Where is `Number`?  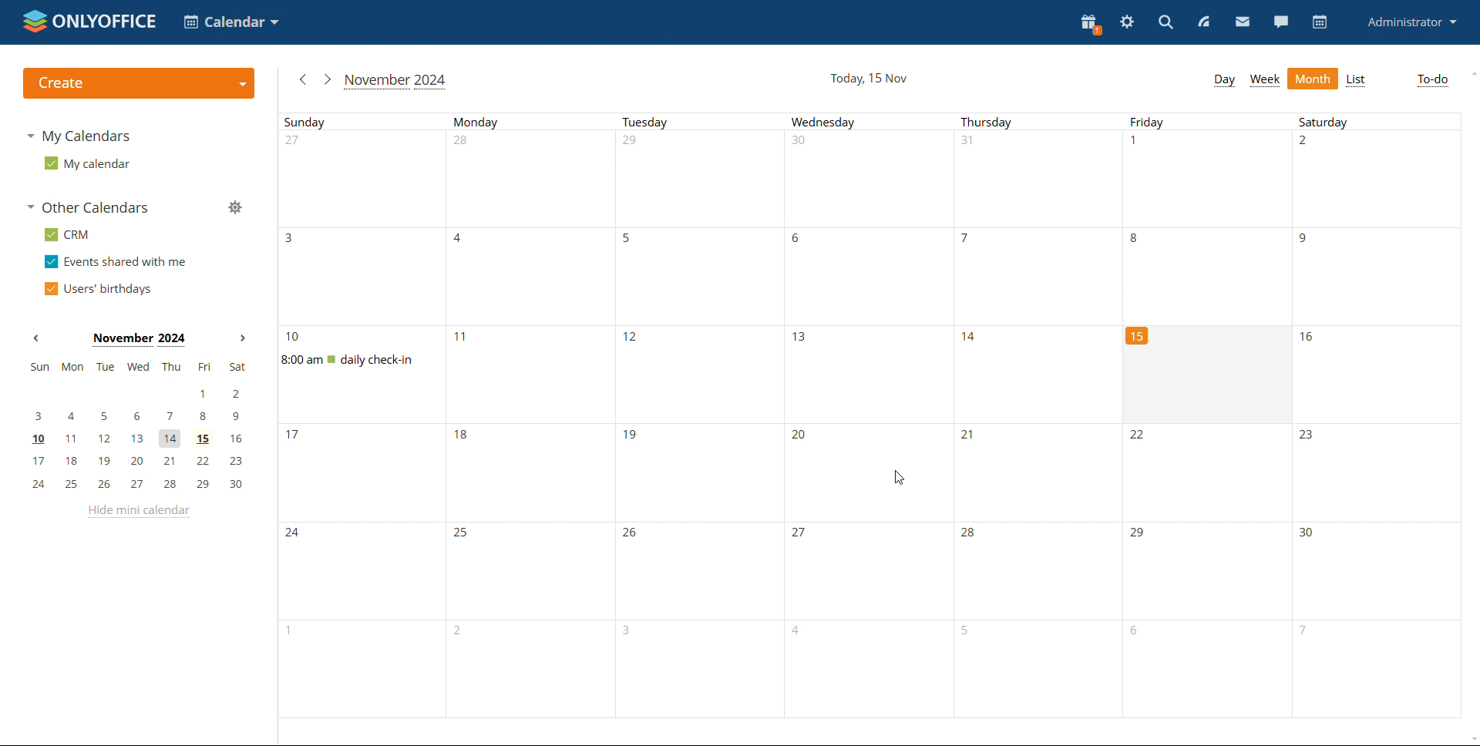
Number is located at coordinates (970, 338).